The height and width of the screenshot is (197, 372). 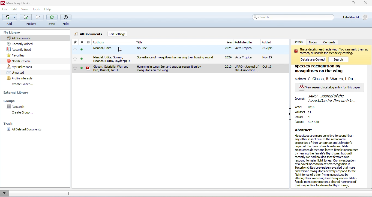 What do you see at coordinates (15, 10) in the screenshot?
I see `edit` at bounding box center [15, 10].